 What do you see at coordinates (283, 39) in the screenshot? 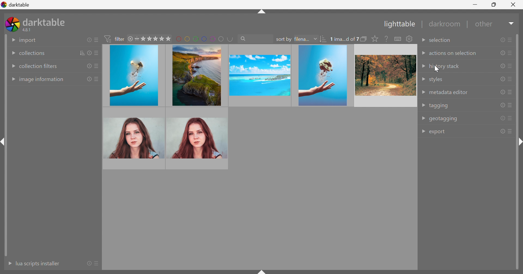
I see `sort by` at bounding box center [283, 39].